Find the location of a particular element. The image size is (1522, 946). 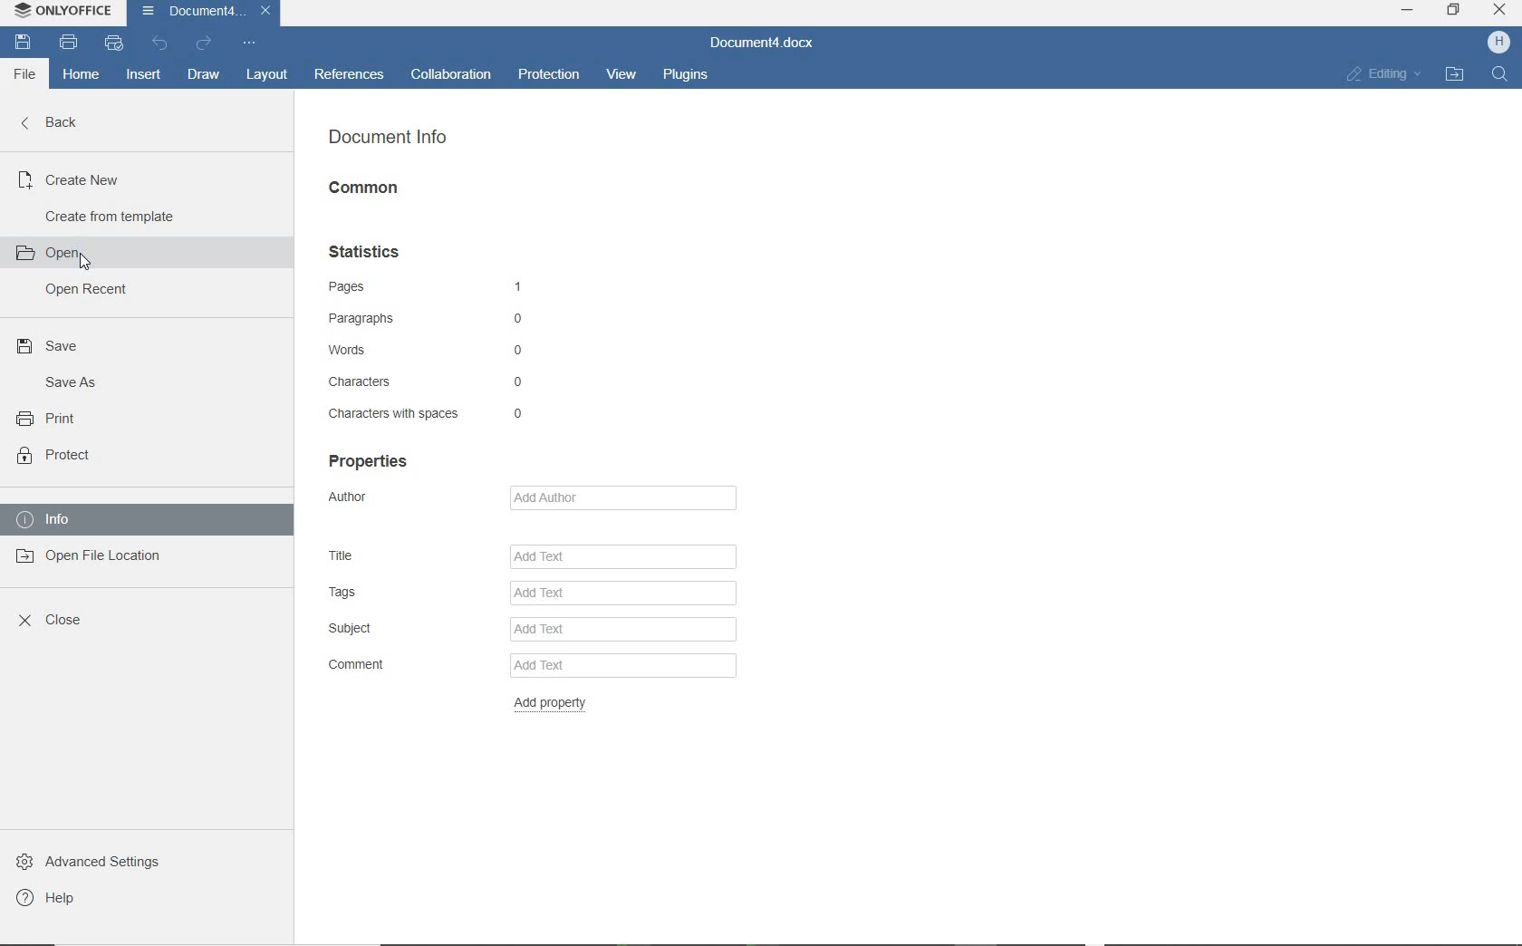

characters with space - 0 is located at coordinates (428, 415).